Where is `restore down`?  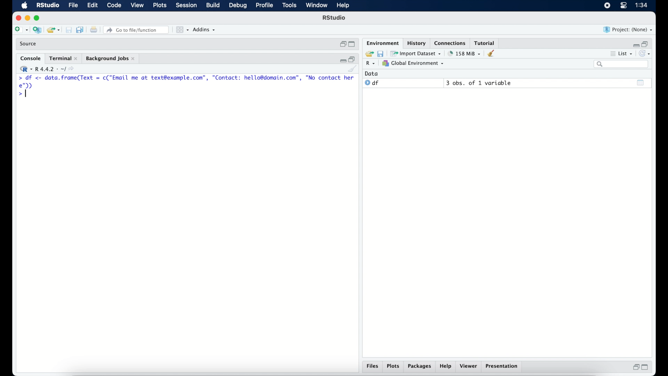 restore down is located at coordinates (648, 44).